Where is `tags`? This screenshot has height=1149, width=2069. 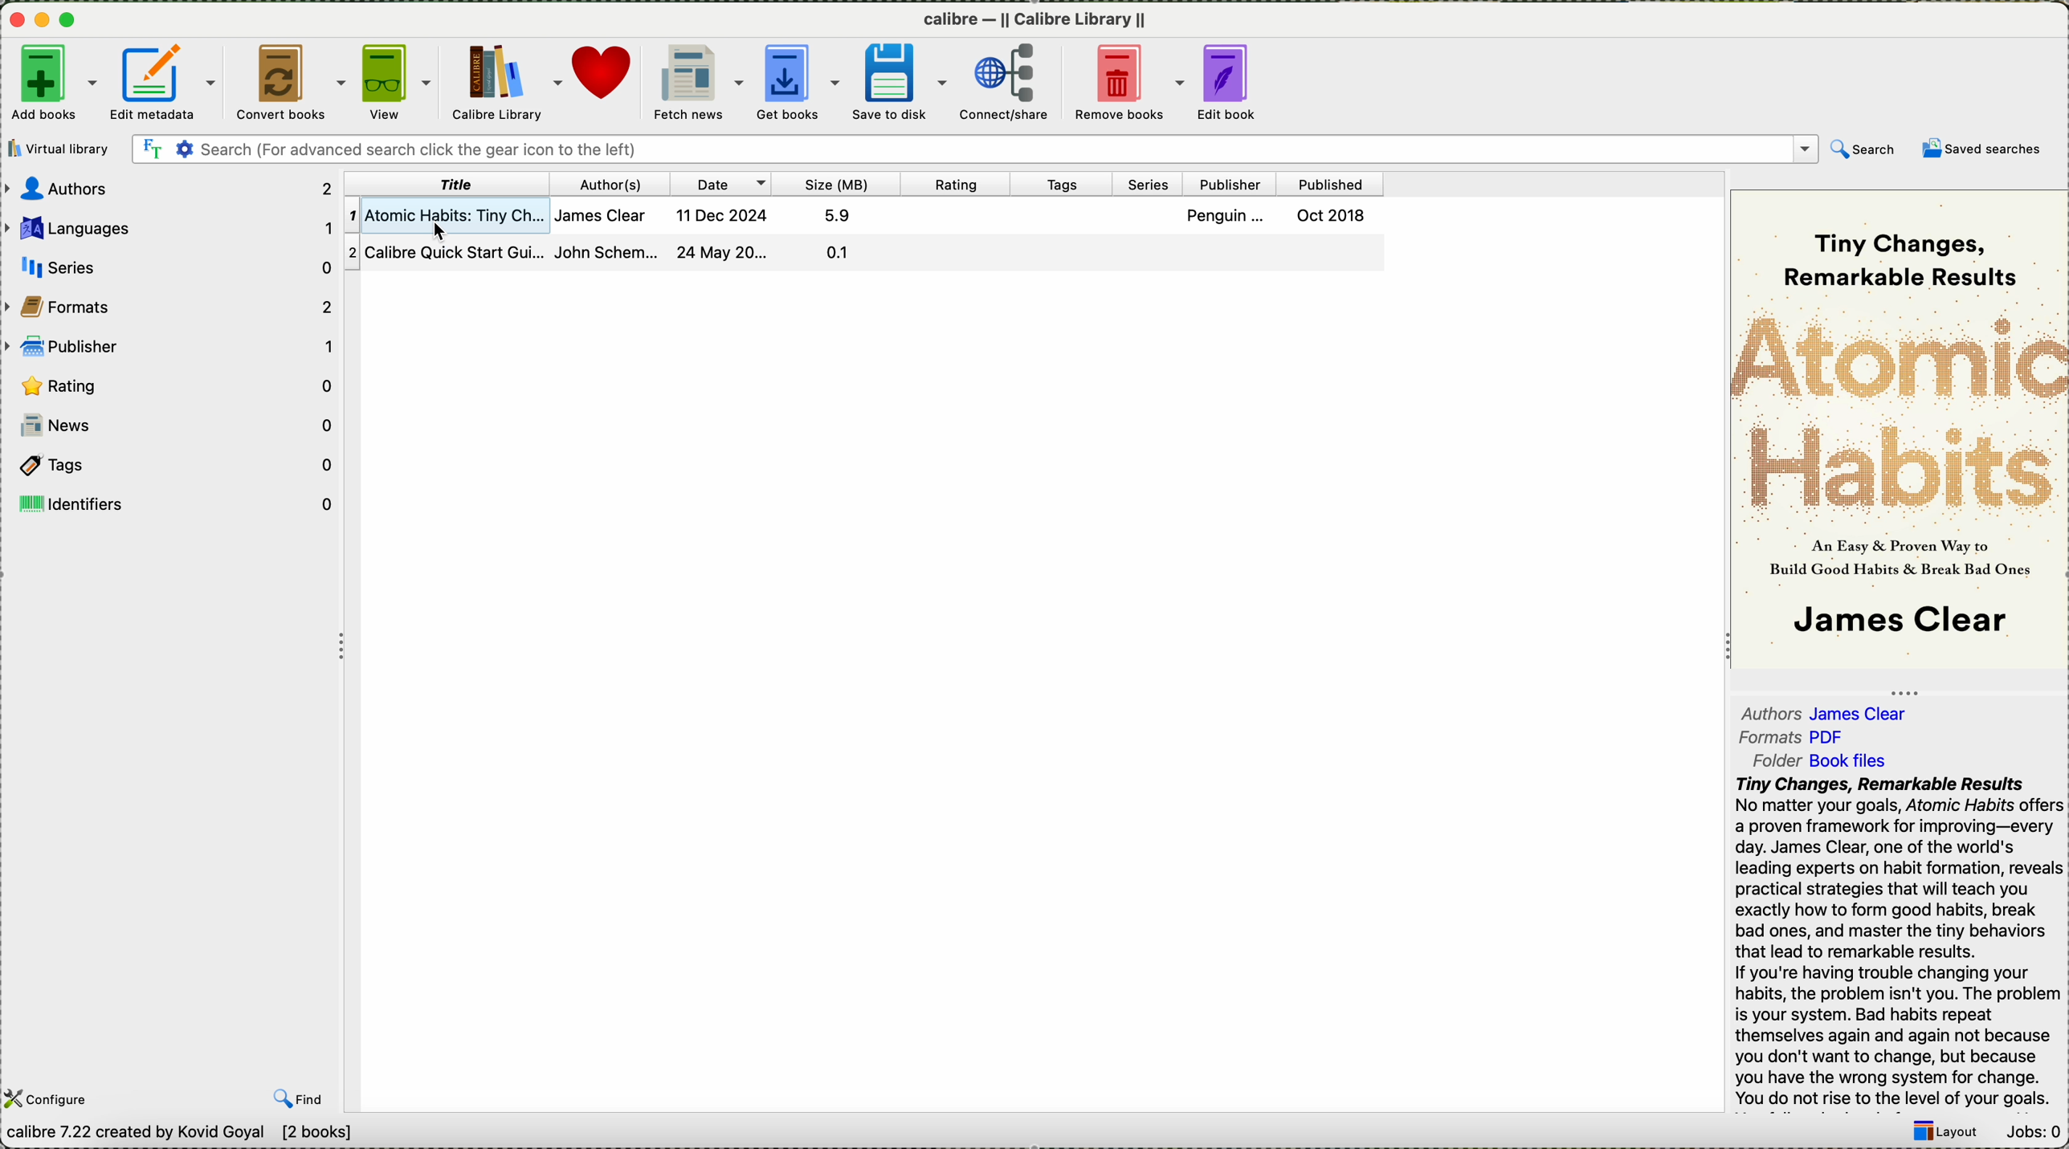
tags is located at coordinates (171, 467).